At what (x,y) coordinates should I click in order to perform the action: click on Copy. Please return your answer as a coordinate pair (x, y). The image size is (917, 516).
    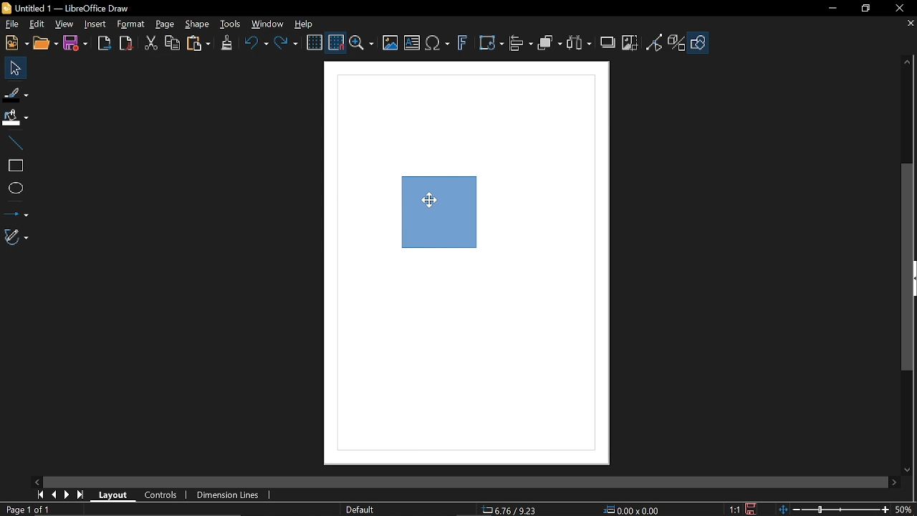
    Looking at the image, I should click on (173, 44).